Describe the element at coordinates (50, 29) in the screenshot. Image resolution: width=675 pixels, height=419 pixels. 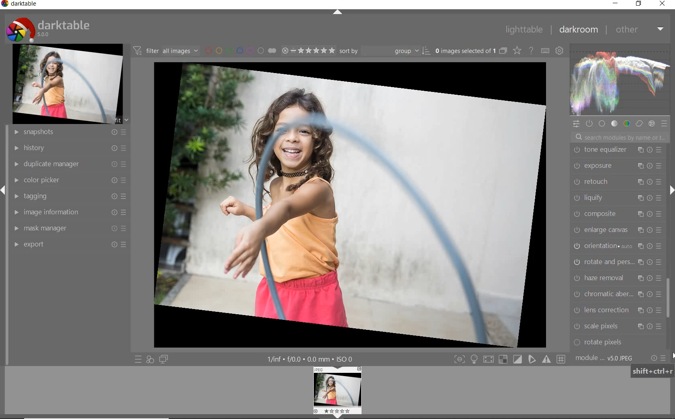
I see `system logo & name` at that location.